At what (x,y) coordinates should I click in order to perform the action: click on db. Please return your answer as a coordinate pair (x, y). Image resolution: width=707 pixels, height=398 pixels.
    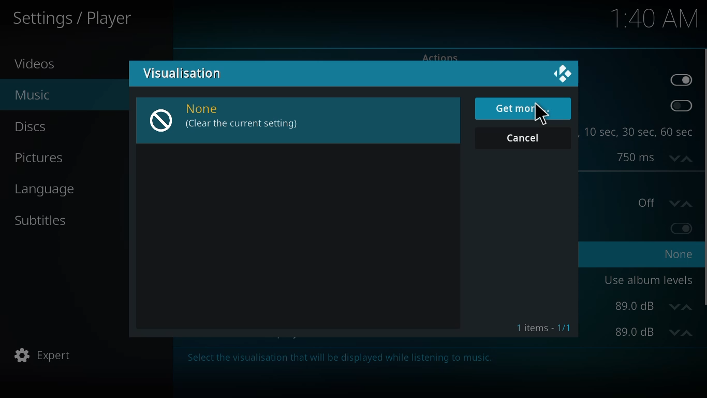
    Looking at the image, I should click on (654, 332).